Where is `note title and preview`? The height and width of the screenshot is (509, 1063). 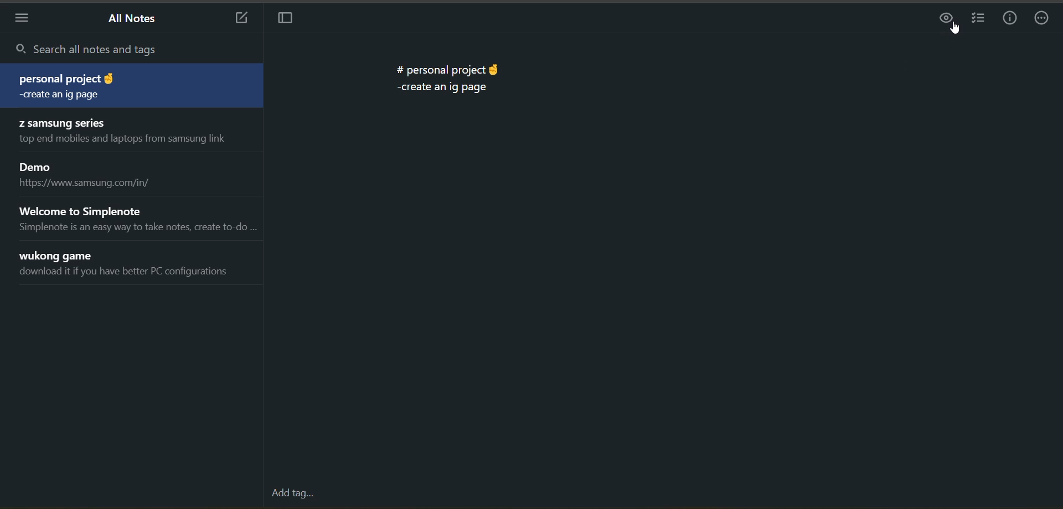
note title and preview is located at coordinates (128, 132).